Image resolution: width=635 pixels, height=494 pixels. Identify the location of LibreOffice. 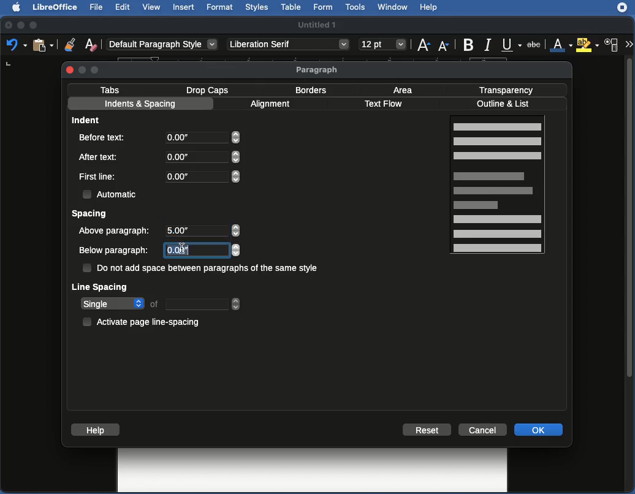
(53, 8).